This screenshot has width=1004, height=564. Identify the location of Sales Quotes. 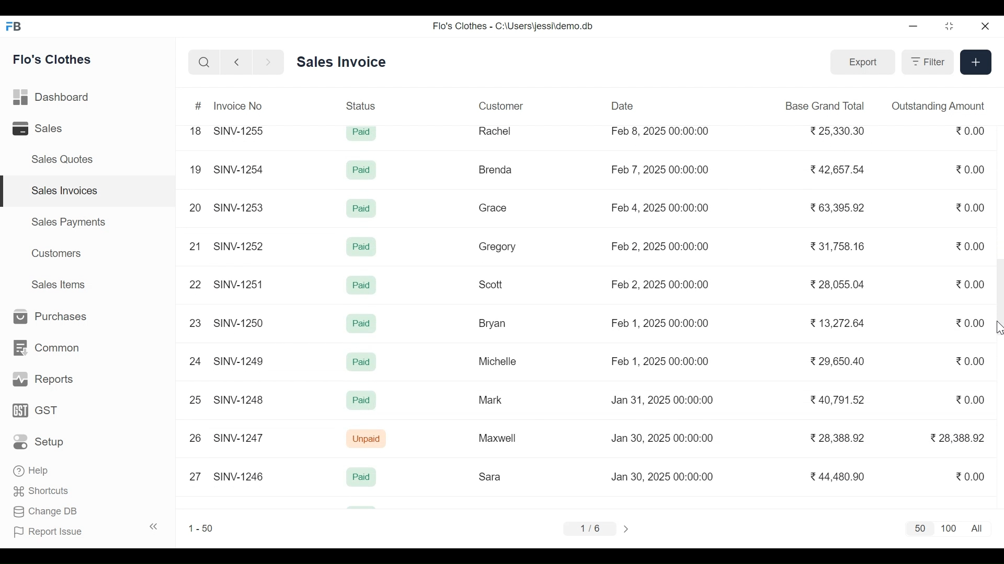
(61, 159).